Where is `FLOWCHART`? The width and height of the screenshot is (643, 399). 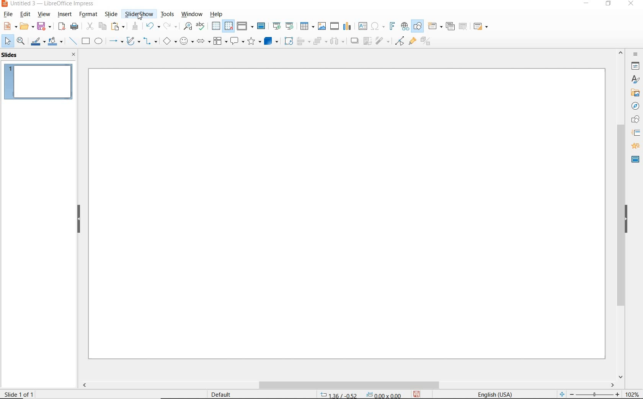
FLOWCHART is located at coordinates (220, 41).